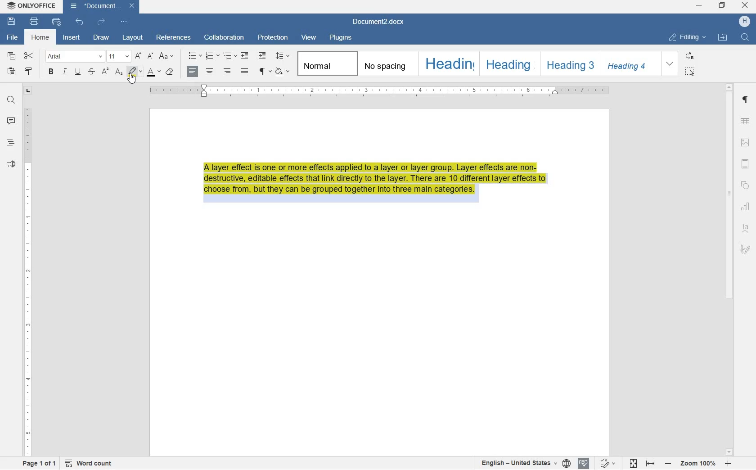  What do you see at coordinates (29, 71) in the screenshot?
I see `COPY STYLE` at bounding box center [29, 71].